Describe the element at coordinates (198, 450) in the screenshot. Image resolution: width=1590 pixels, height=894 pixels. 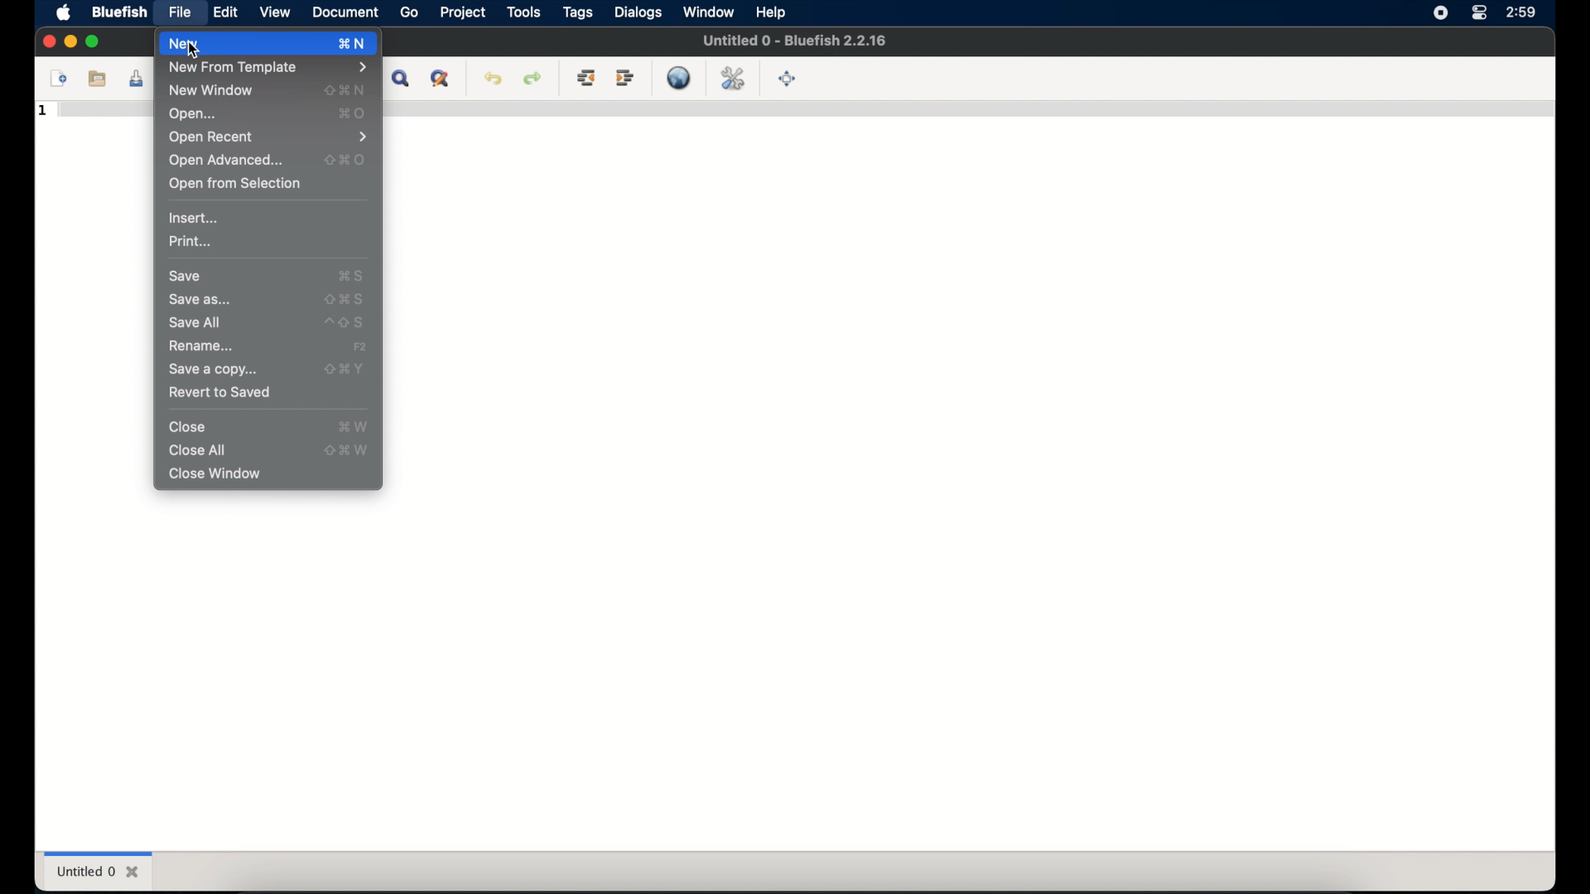
I see `close all` at that location.